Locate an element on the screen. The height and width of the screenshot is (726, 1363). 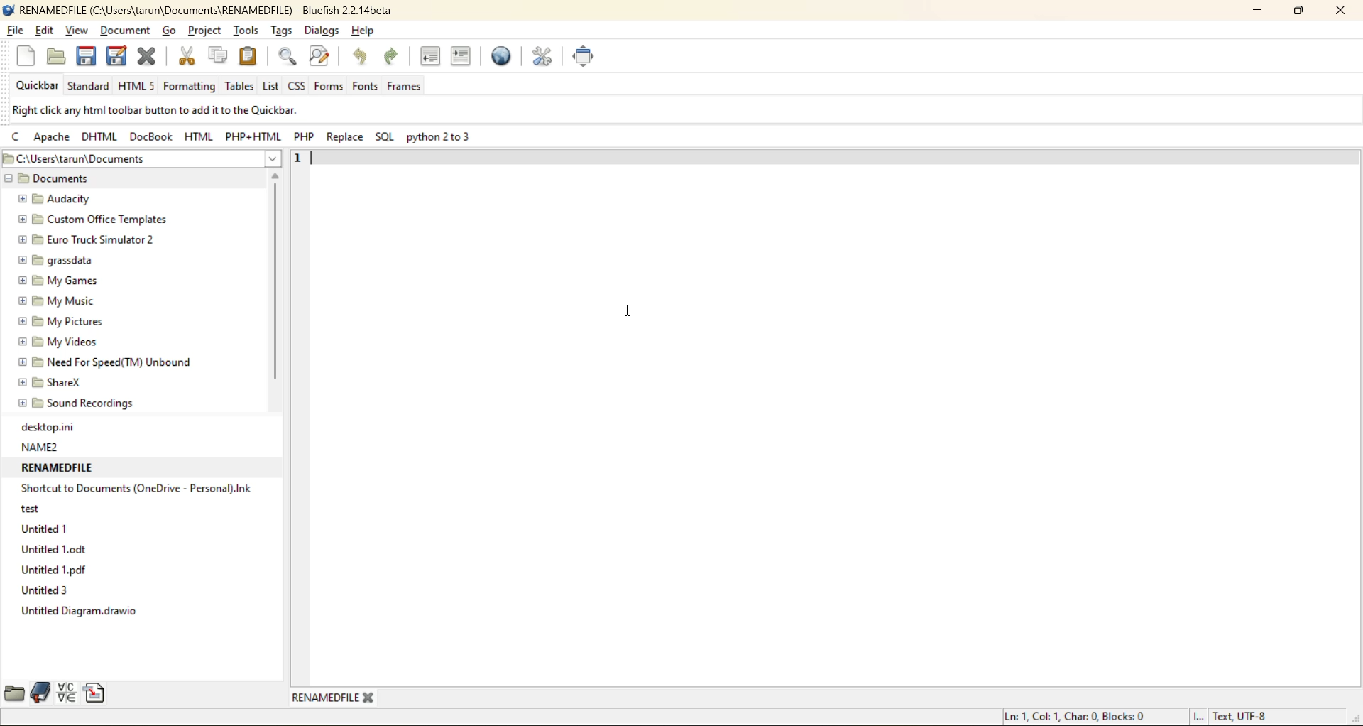
Untitled 1.pdf is located at coordinates (61, 571).